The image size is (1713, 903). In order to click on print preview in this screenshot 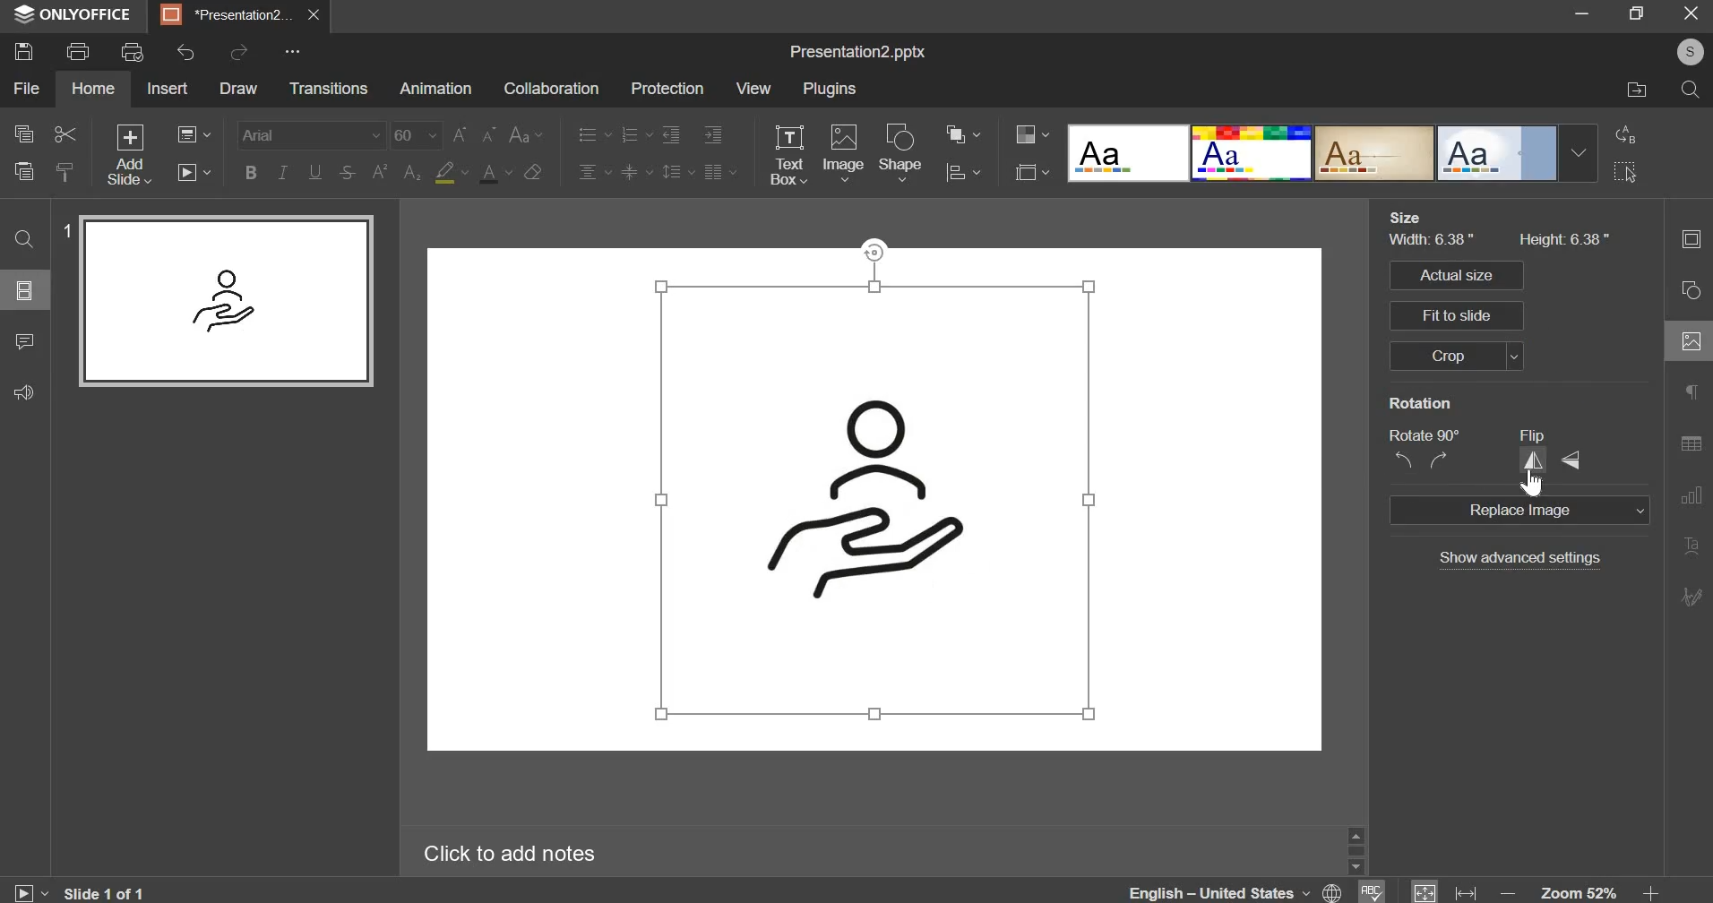, I will do `click(133, 53)`.